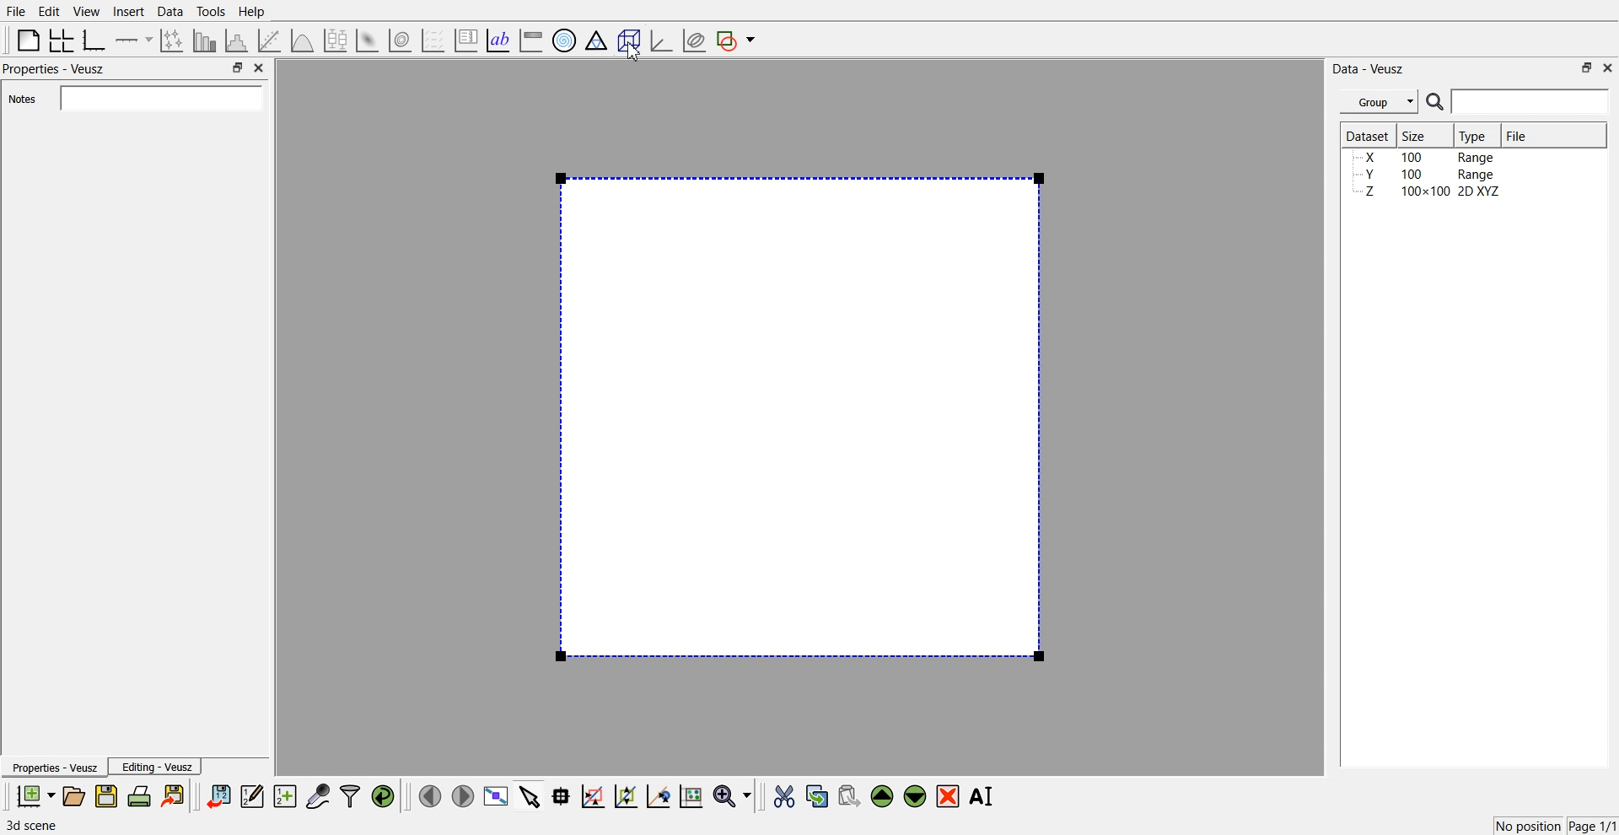  What do you see at coordinates (530, 795) in the screenshot?
I see `Select items from graph or scroll` at bounding box center [530, 795].